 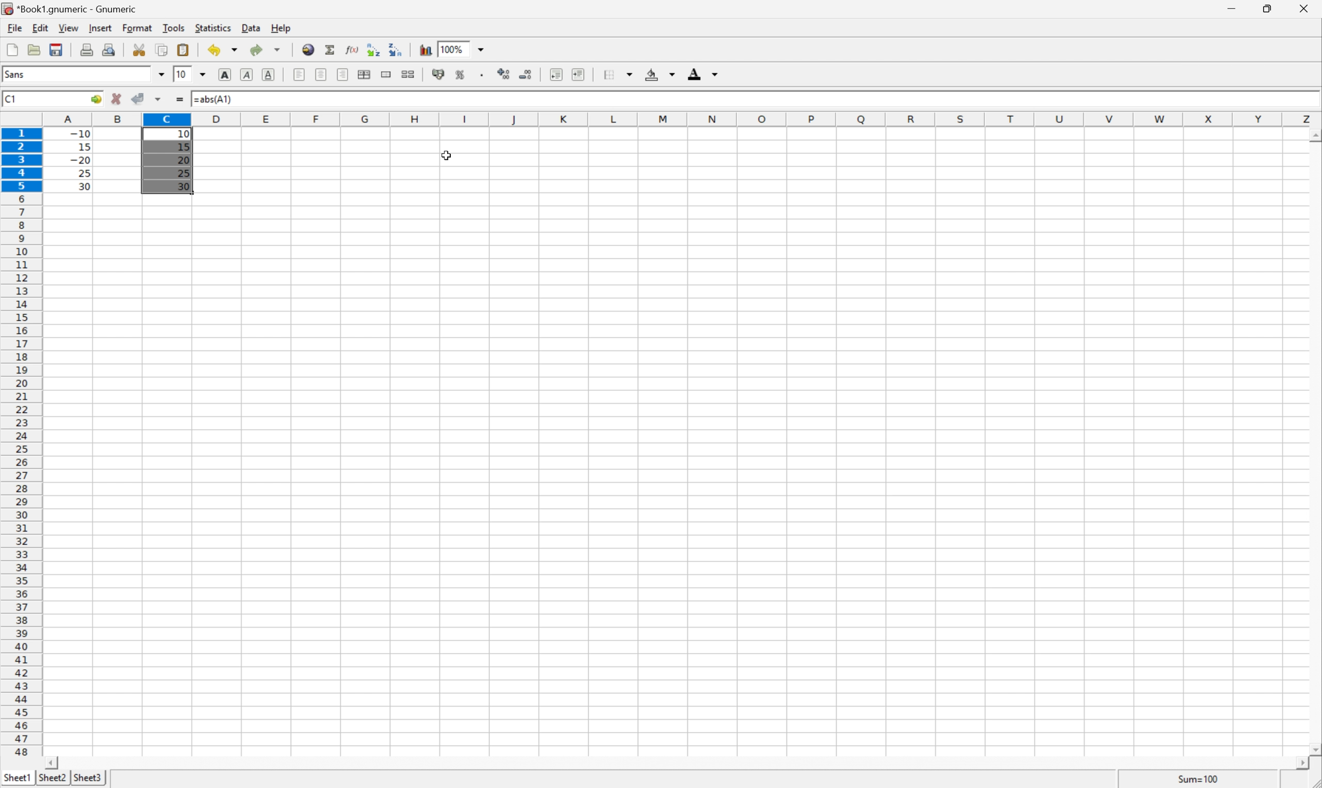 I want to click on Cut the selection, so click(x=141, y=50).